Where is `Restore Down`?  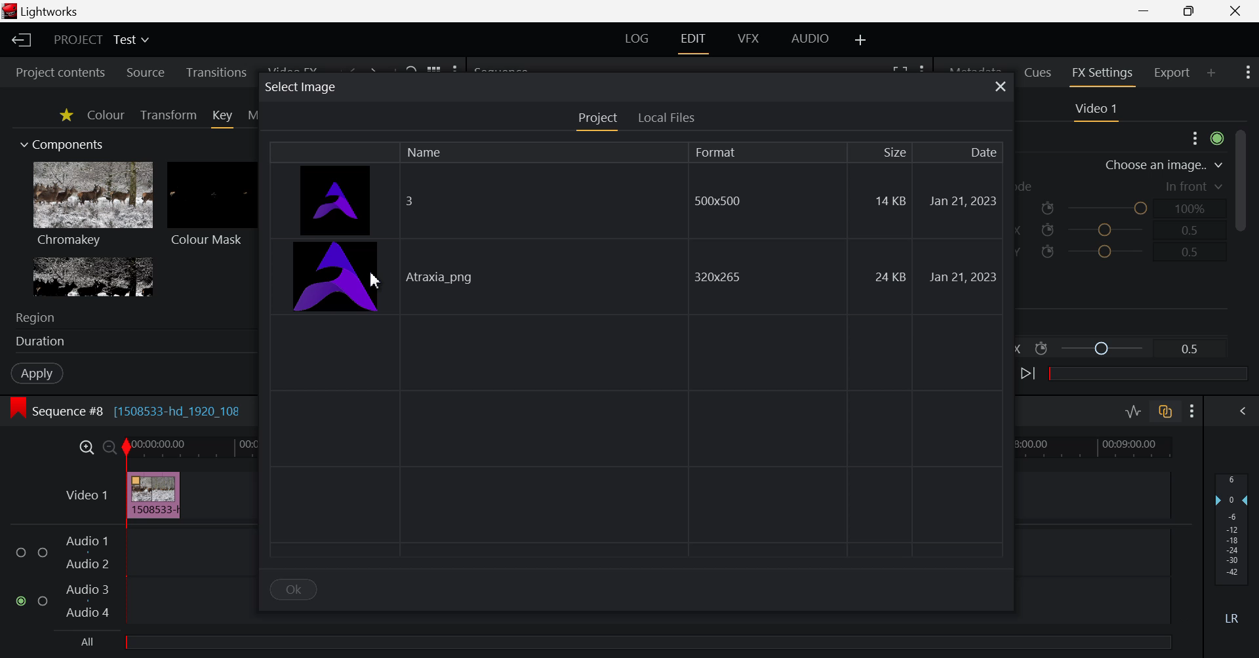
Restore Down is located at coordinates (1145, 11).